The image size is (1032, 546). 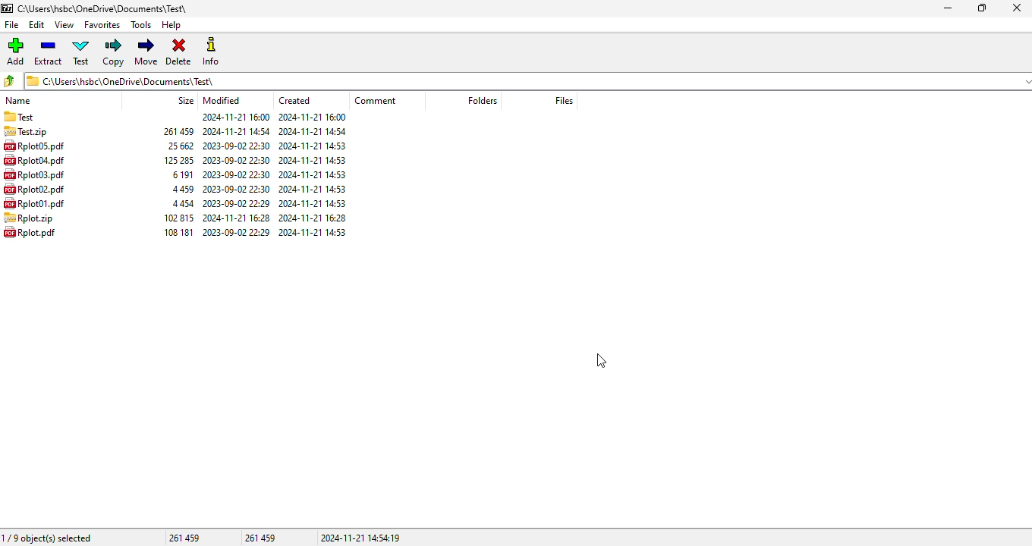 What do you see at coordinates (19, 116) in the screenshot?
I see `folder name` at bounding box center [19, 116].